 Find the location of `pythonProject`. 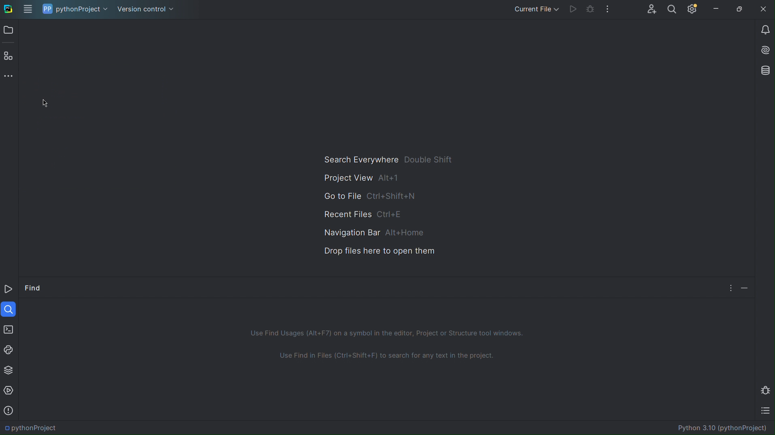

pythonProject is located at coordinates (75, 9).